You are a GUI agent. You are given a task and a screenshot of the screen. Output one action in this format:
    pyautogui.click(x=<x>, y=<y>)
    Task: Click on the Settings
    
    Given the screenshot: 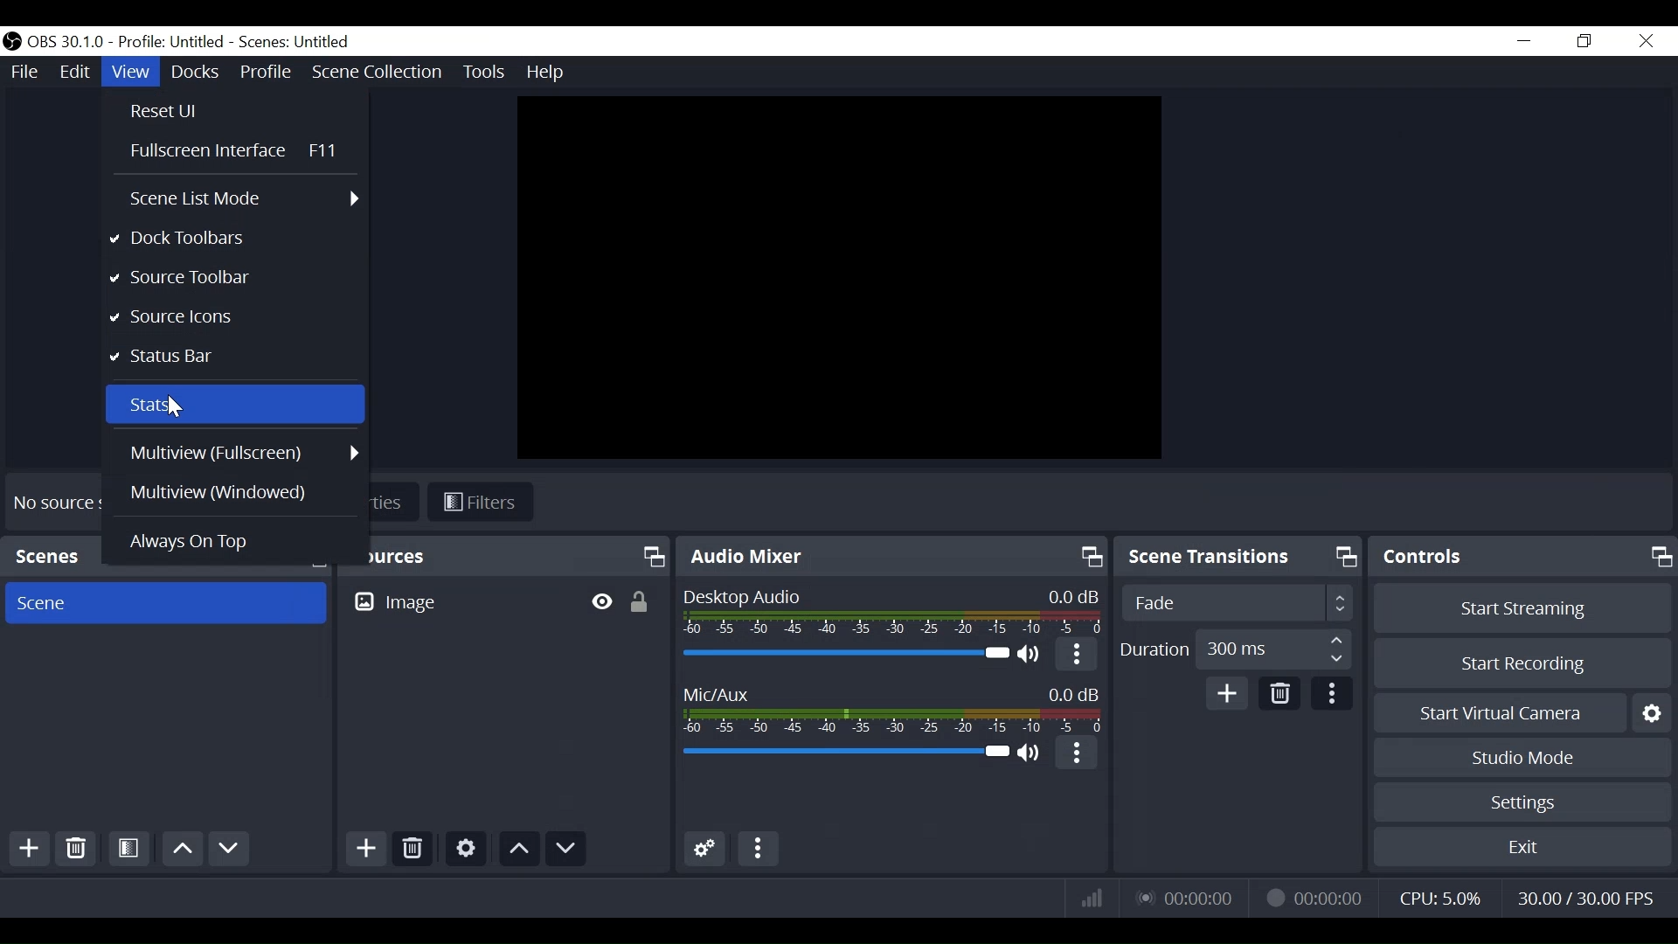 What is the action you would take?
    pyautogui.click(x=1522, y=802)
    